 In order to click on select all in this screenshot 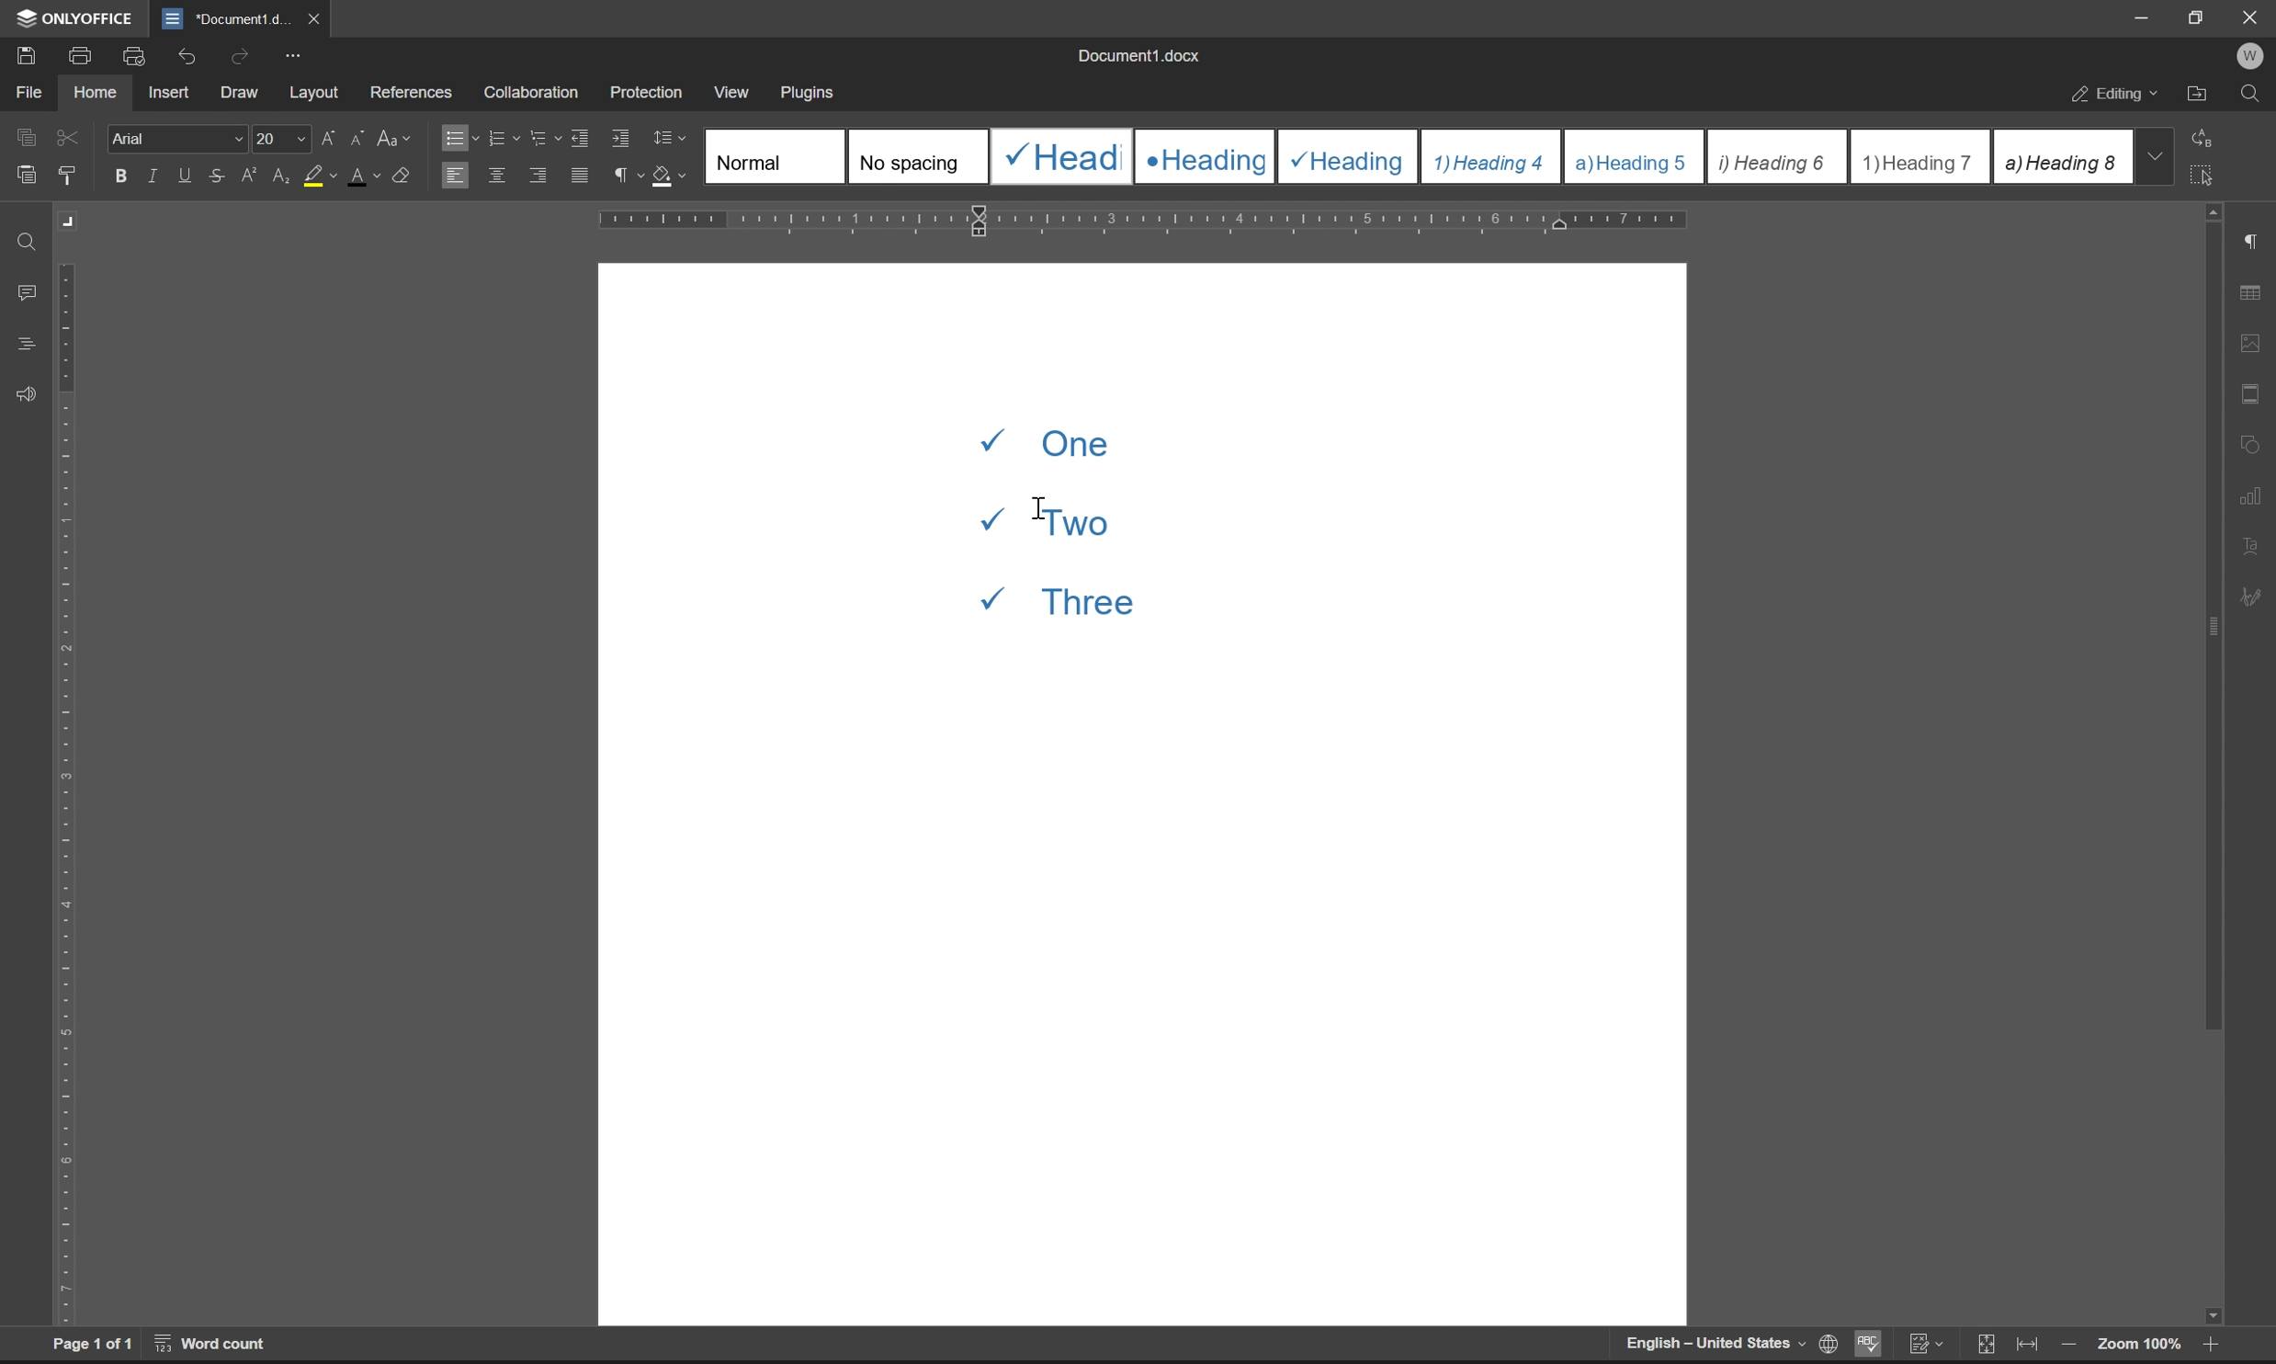, I will do `click(2206, 174)`.